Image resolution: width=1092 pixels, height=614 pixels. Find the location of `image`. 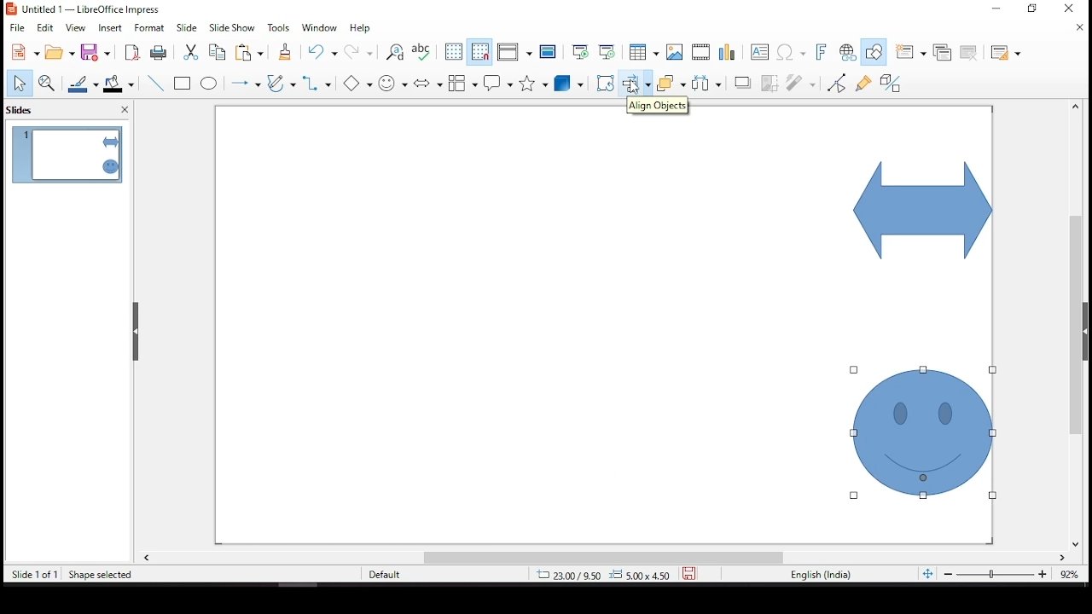

image is located at coordinates (675, 51).